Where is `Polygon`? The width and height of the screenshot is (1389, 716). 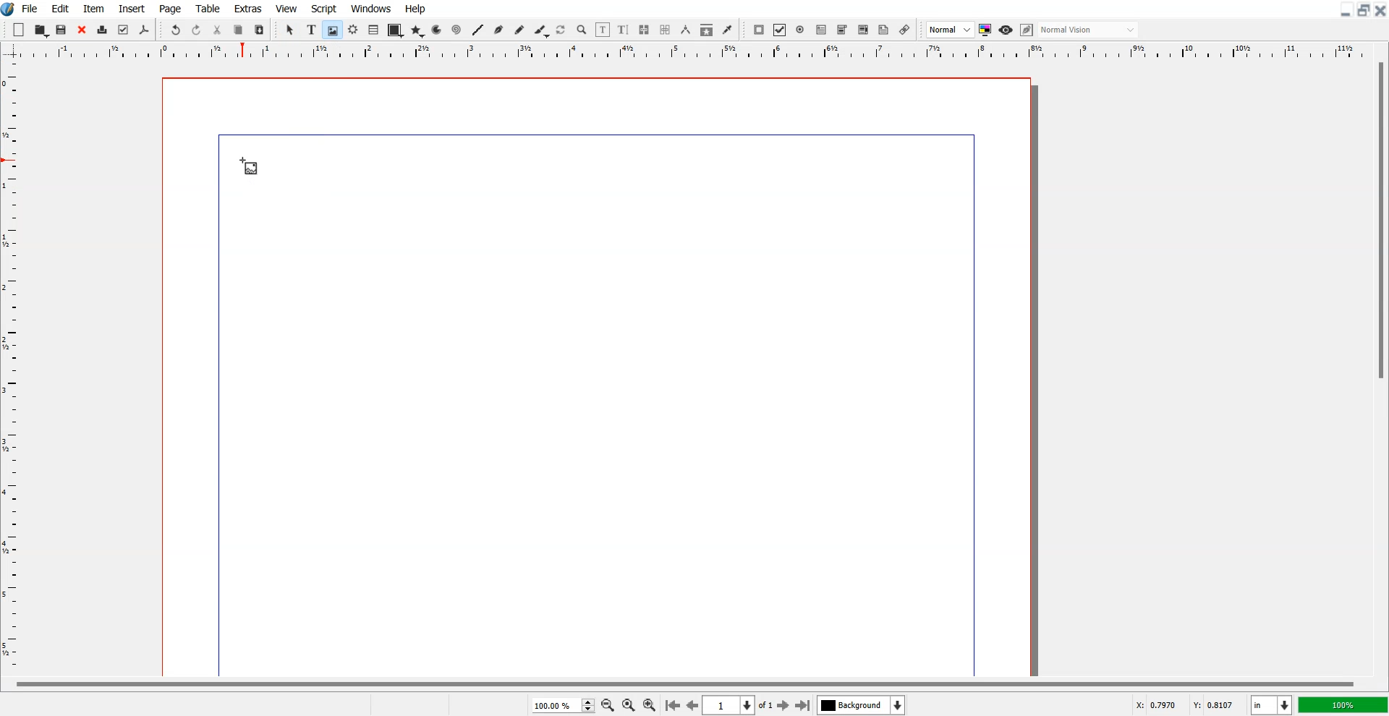
Polygon is located at coordinates (417, 32).